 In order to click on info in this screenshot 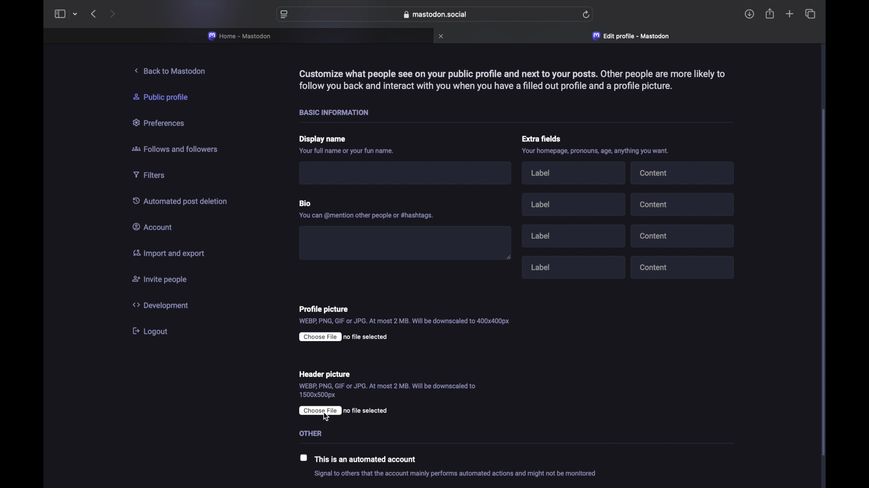, I will do `click(348, 152)`.